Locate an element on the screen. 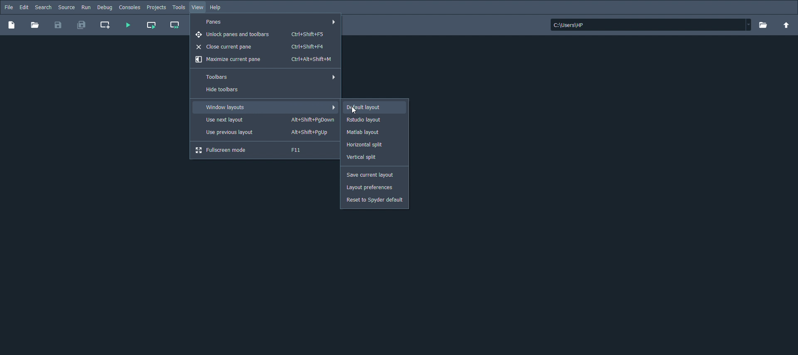 This screenshot has height=355, width=798. Run current cell and go to the next one is located at coordinates (174, 24).